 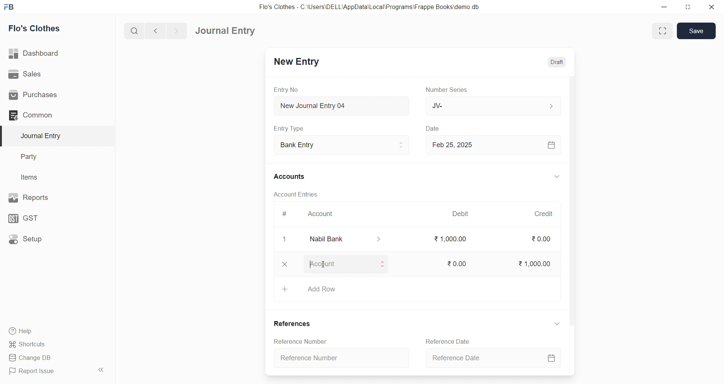 I want to click on navigate backward, so click(x=159, y=30).